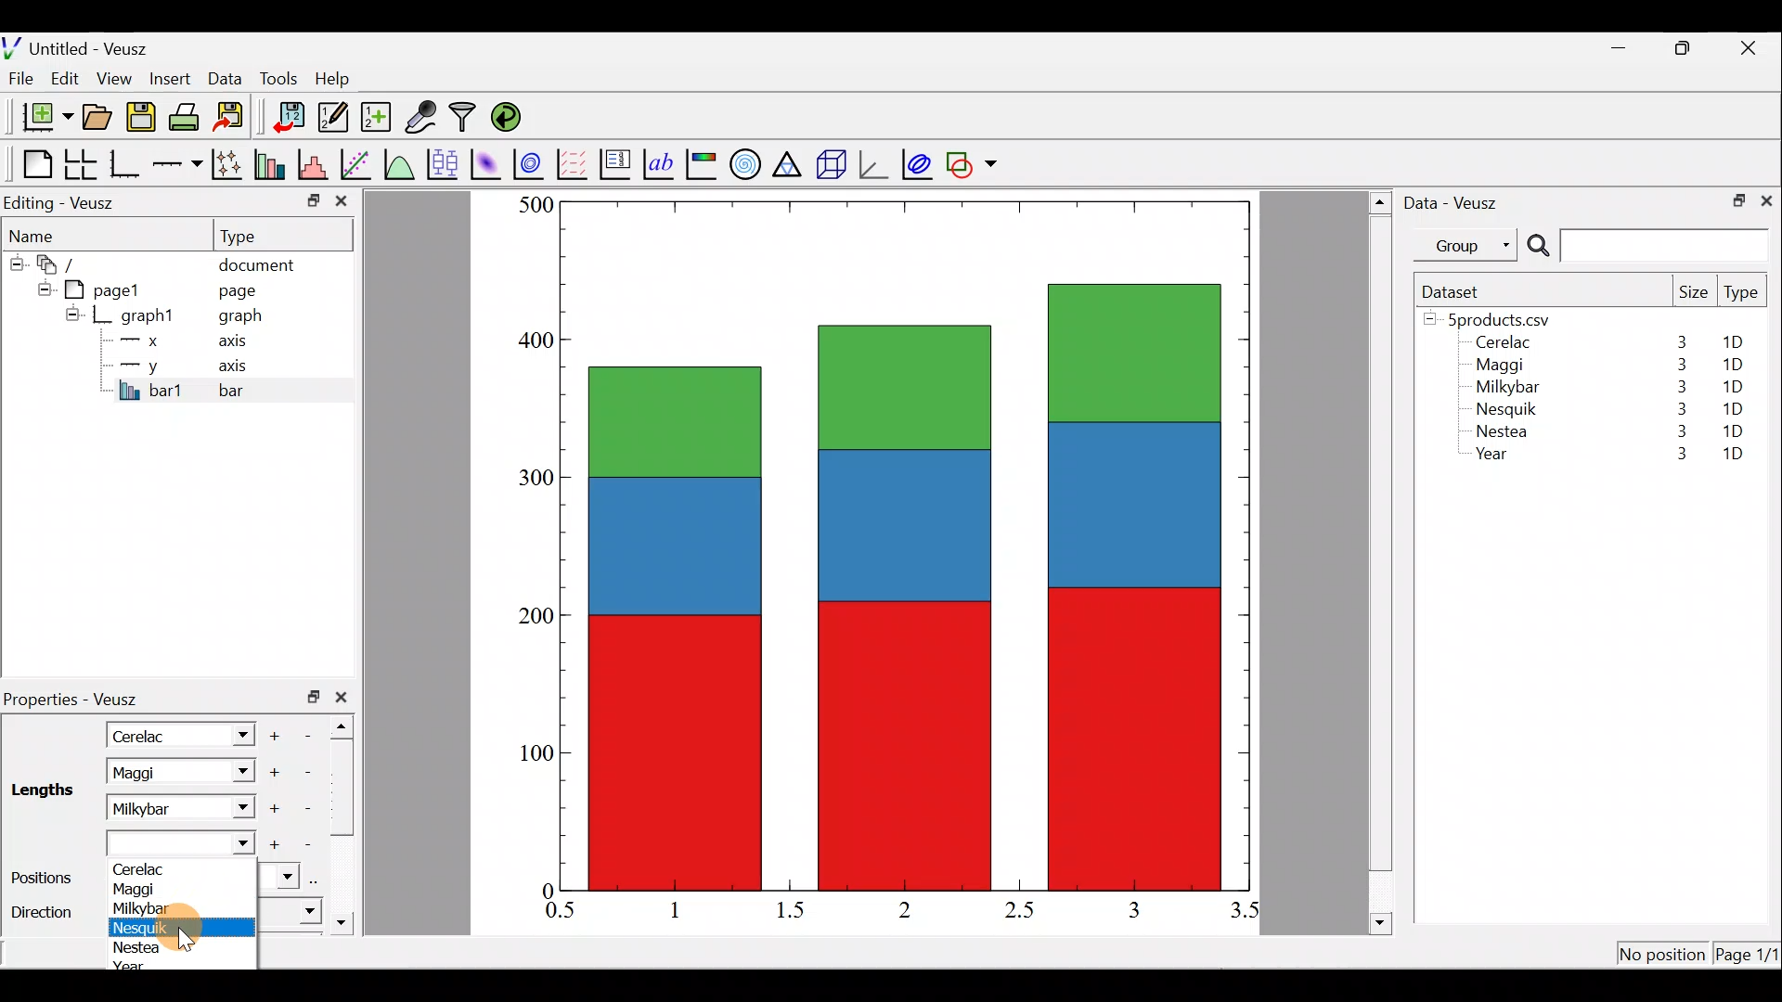 The width and height of the screenshot is (1782, 1002). I want to click on Add another item, so click(277, 809).